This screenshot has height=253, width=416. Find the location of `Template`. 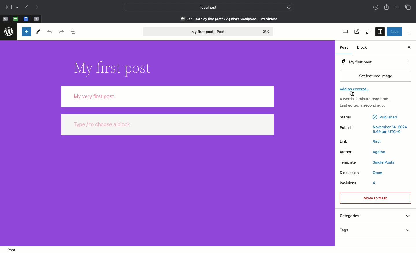

Template is located at coordinates (367, 163).